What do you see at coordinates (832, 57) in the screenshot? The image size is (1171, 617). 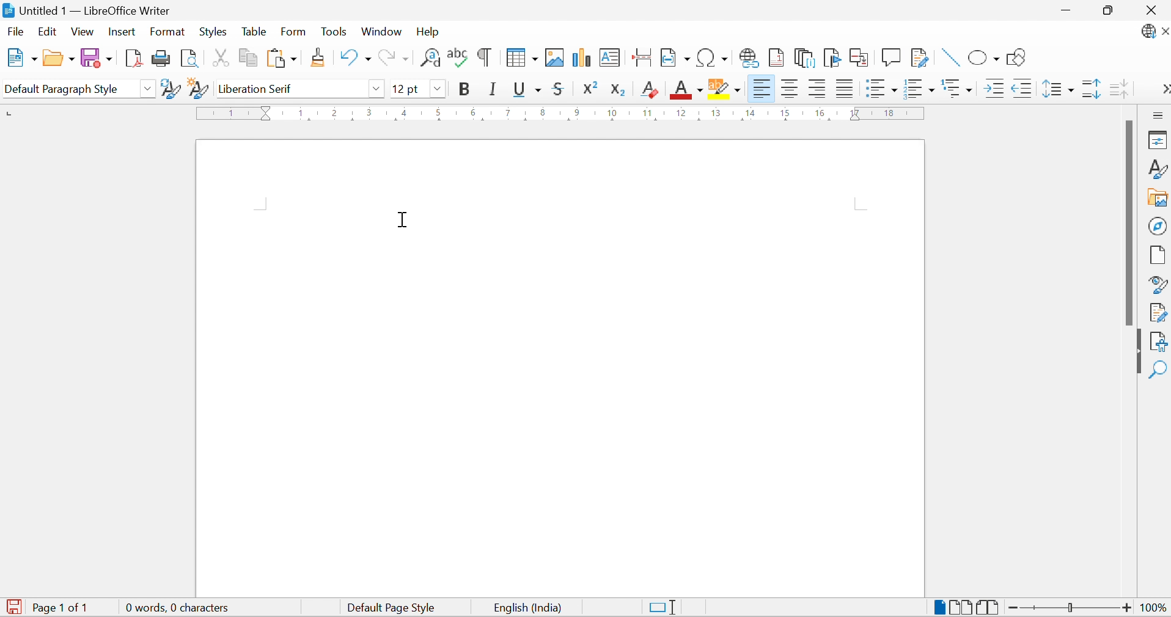 I see `Insert Bookmark` at bounding box center [832, 57].